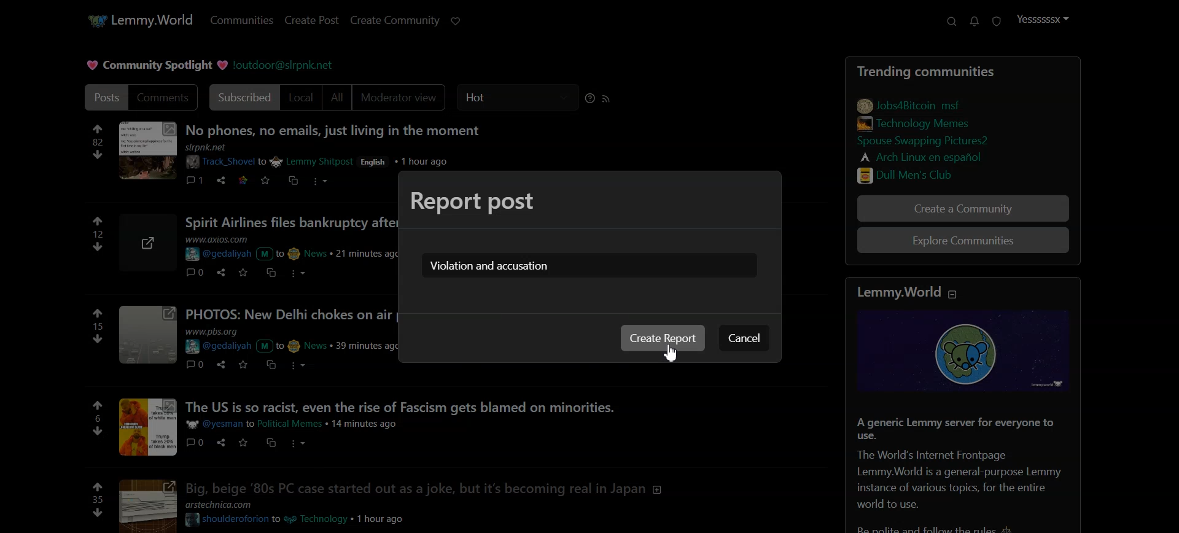  Describe the element at coordinates (289, 314) in the screenshot. I see `posts` at that location.